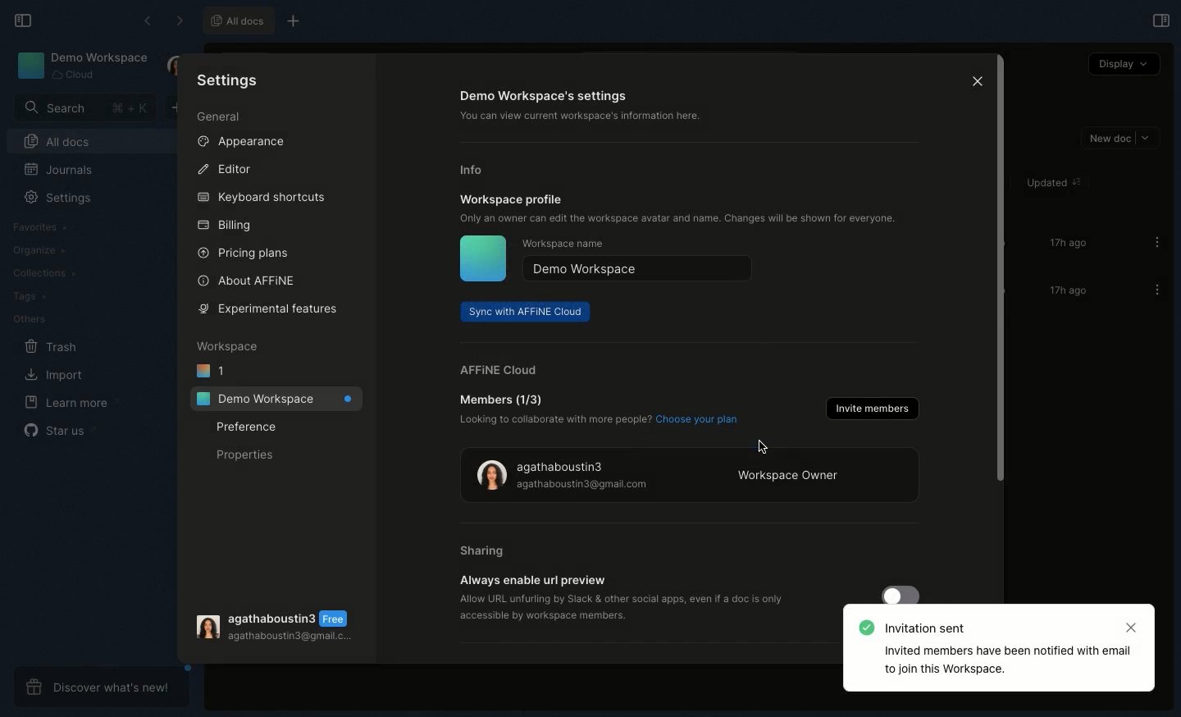  Describe the element at coordinates (99, 685) in the screenshot. I see `Discover what's new!` at that location.